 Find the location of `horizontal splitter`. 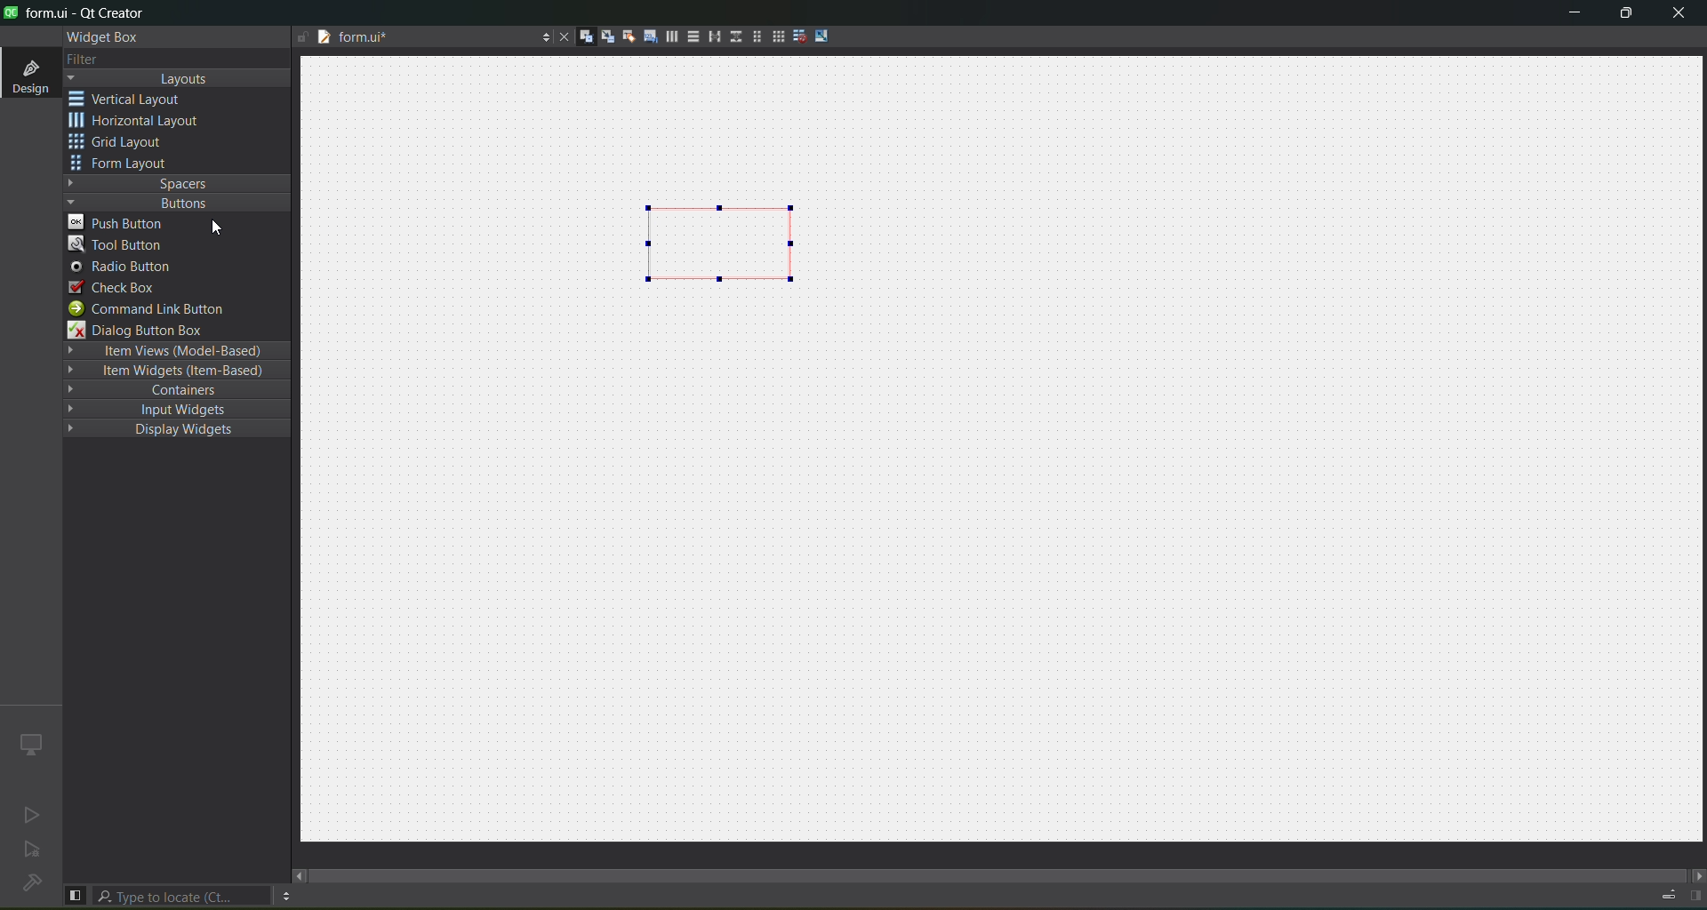

horizontal splitter is located at coordinates (711, 39).